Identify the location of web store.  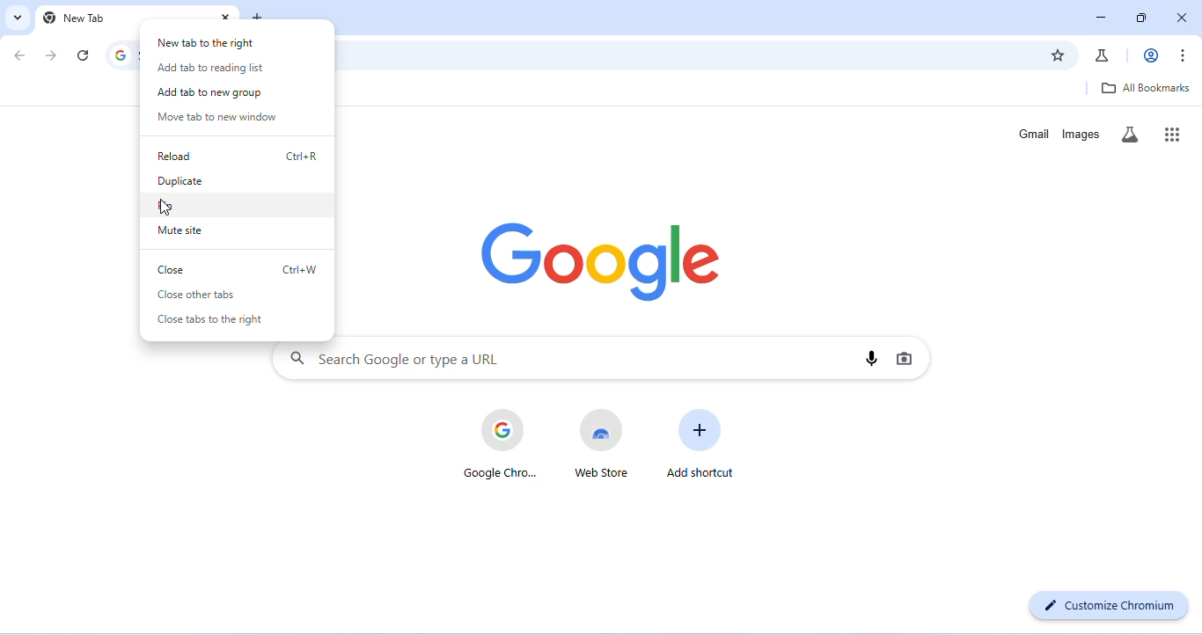
(600, 441).